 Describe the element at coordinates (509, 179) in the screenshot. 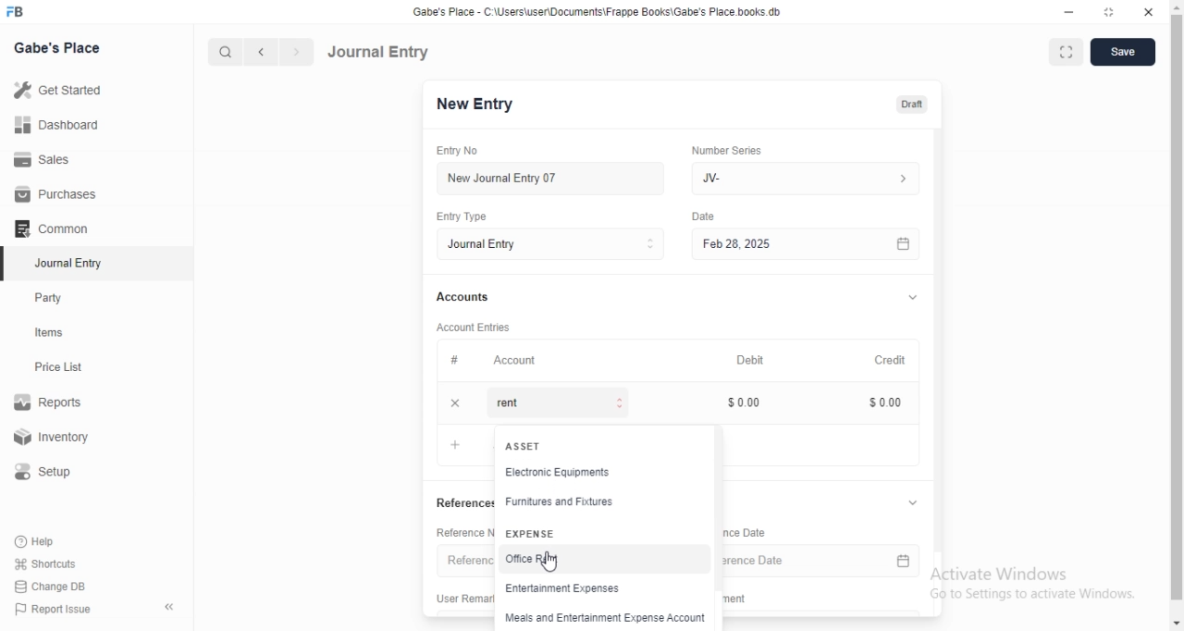

I see `New Journal Entry 07` at that location.